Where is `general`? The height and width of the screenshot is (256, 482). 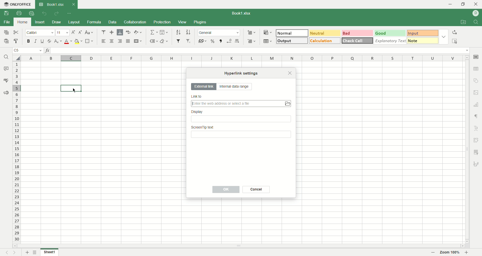
general is located at coordinates (219, 32).